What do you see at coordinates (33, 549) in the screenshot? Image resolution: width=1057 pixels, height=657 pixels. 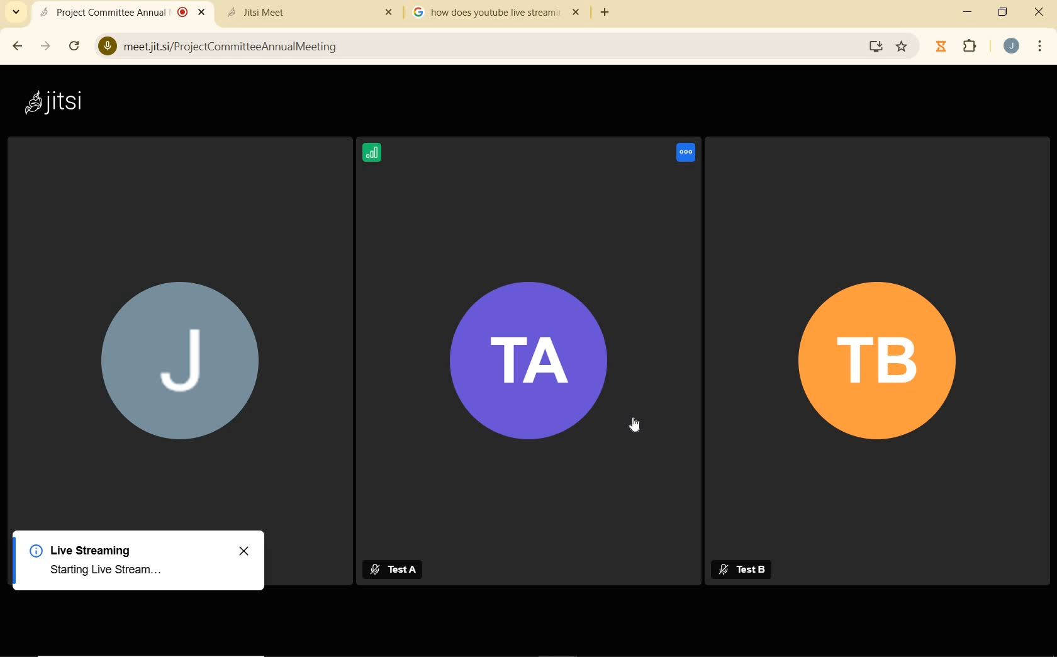 I see `Info` at bounding box center [33, 549].